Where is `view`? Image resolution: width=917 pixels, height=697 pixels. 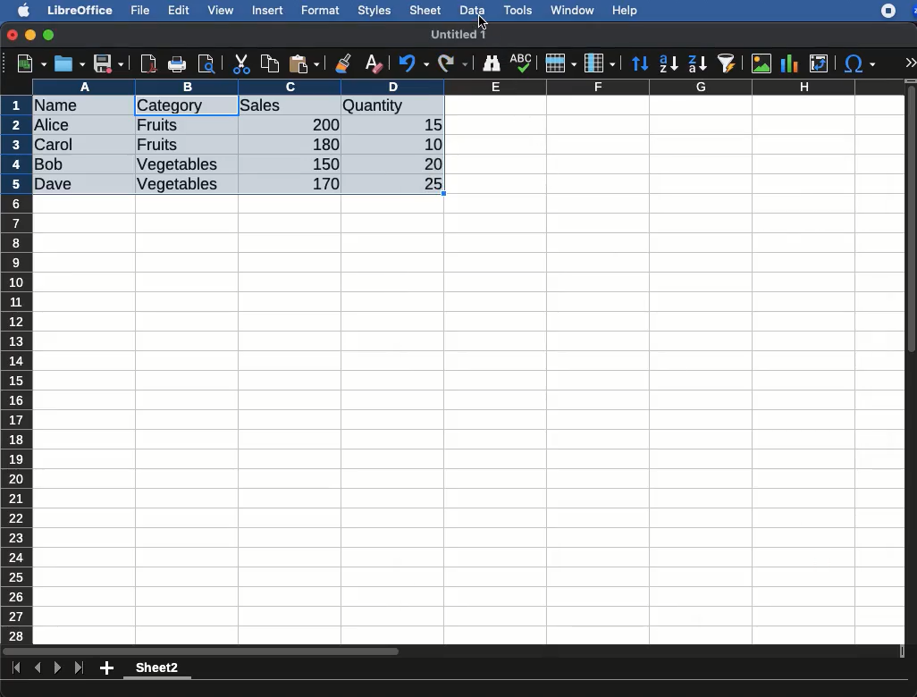 view is located at coordinates (221, 10).